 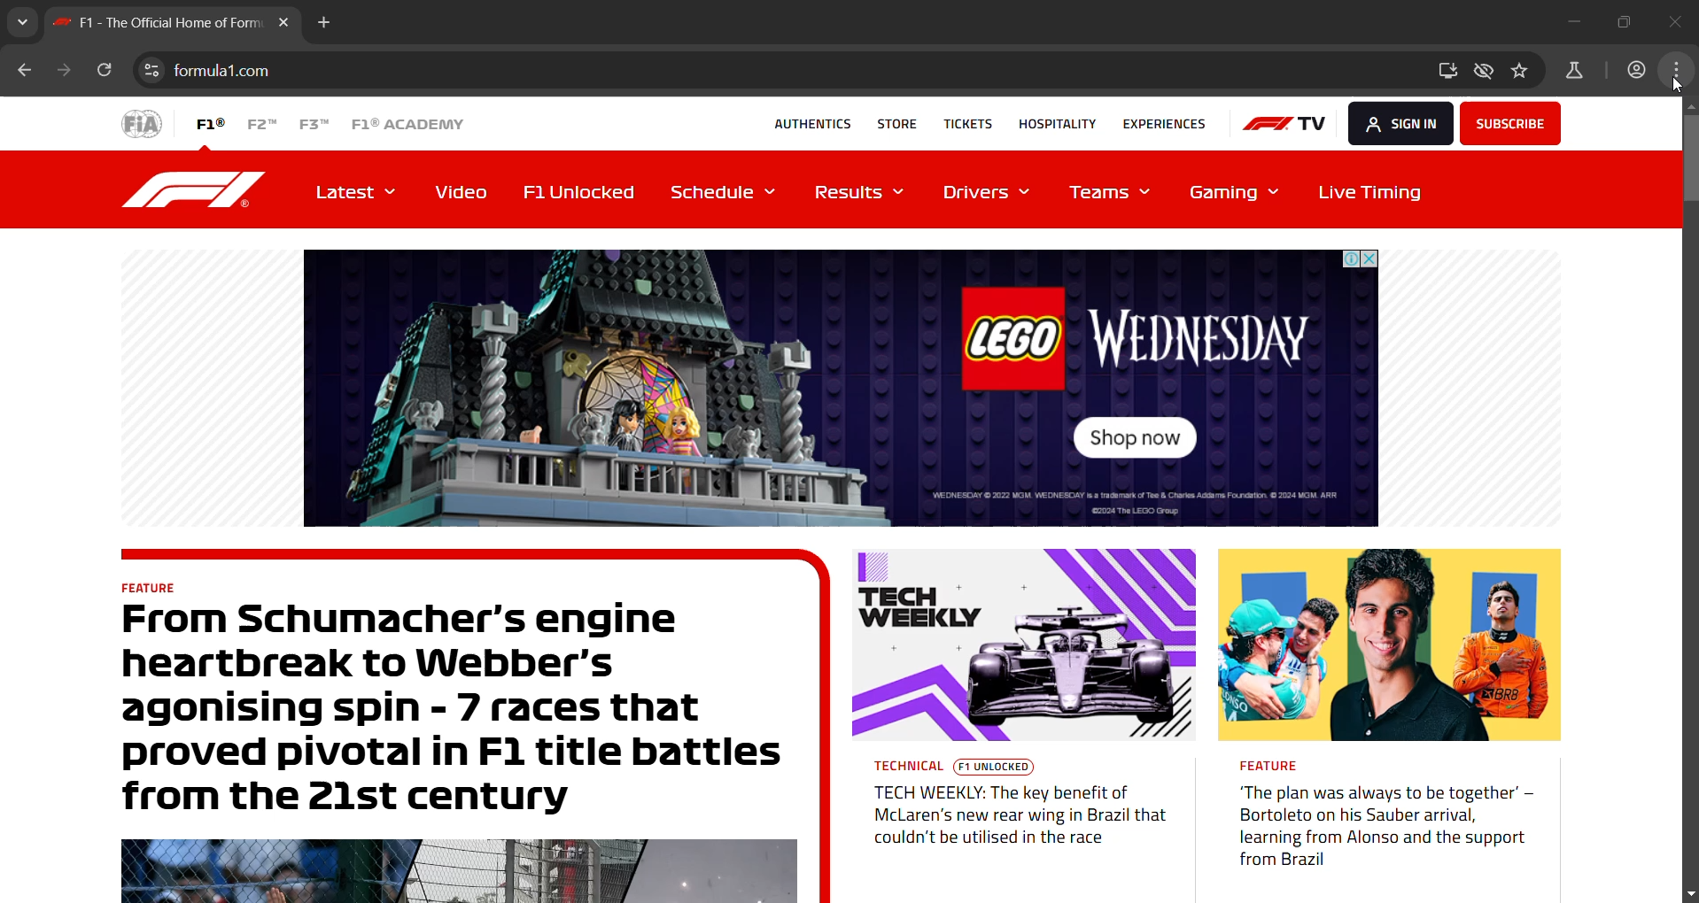 I want to click on search tabs, so click(x=21, y=19).